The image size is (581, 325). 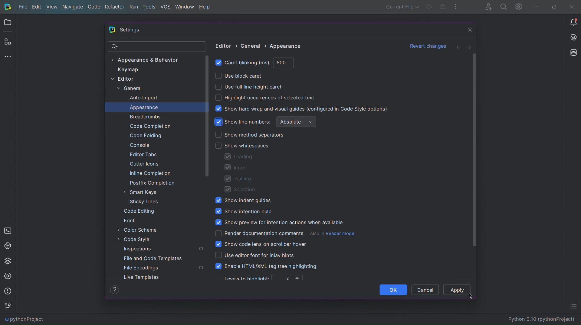 What do you see at coordinates (238, 76) in the screenshot?
I see `Use block caret` at bounding box center [238, 76].